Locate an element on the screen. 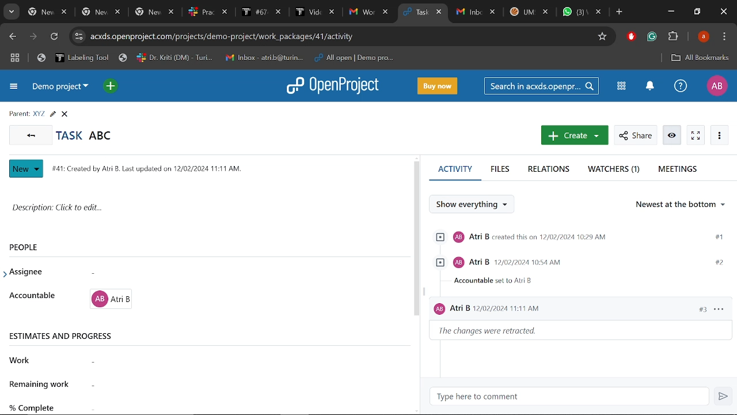  Customize and control chorme is located at coordinates (724, 38).